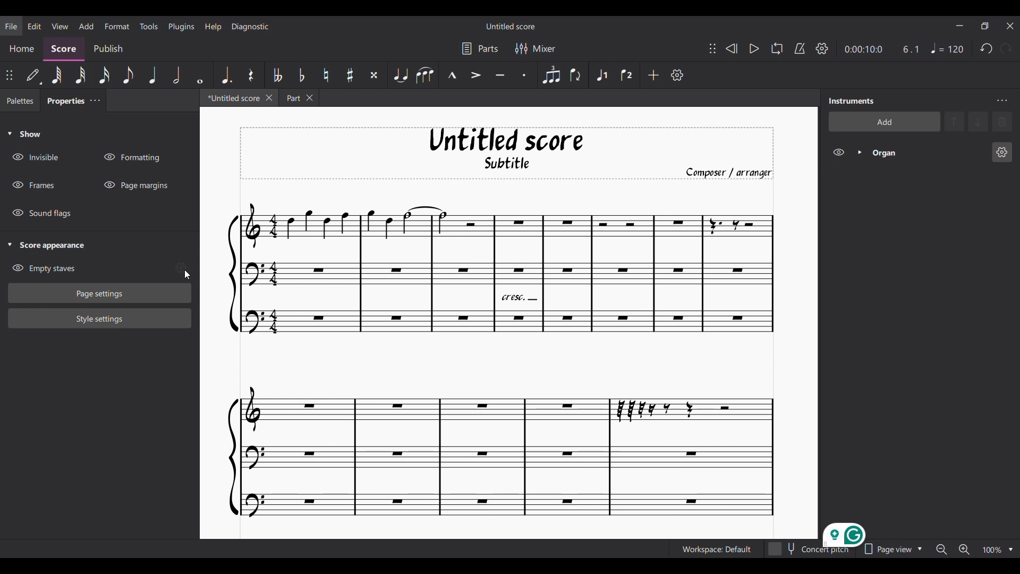 This screenshot has height=574, width=1020. What do you see at coordinates (959, 26) in the screenshot?
I see `Minimize` at bounding box center [959, 26].